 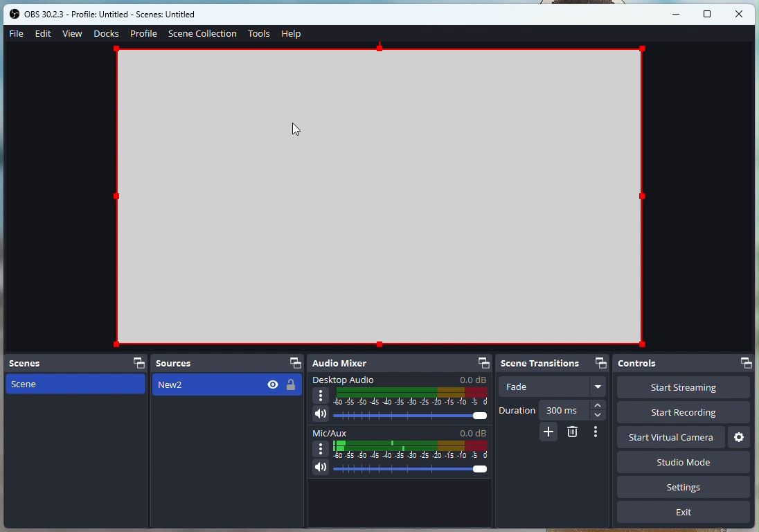 I want to click on Profile, so click(x=143, y=33).